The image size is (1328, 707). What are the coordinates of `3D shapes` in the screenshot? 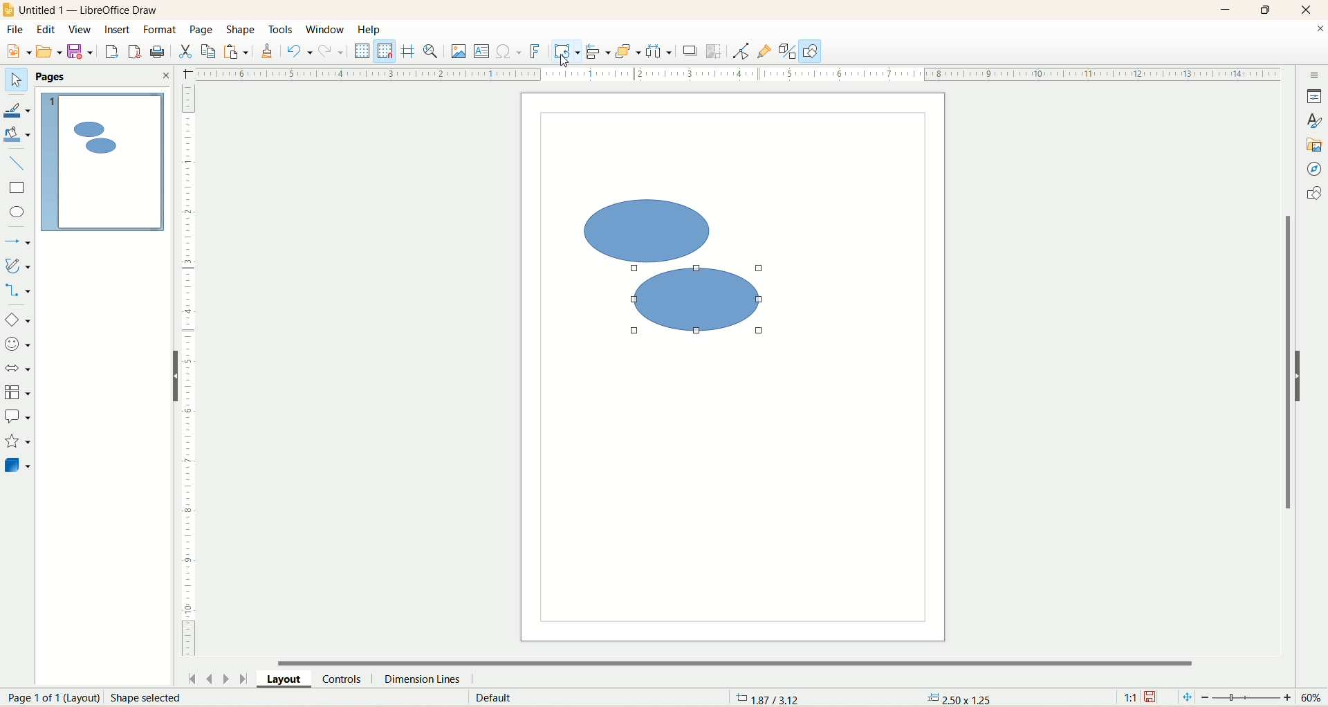 It's located at (19, 465).